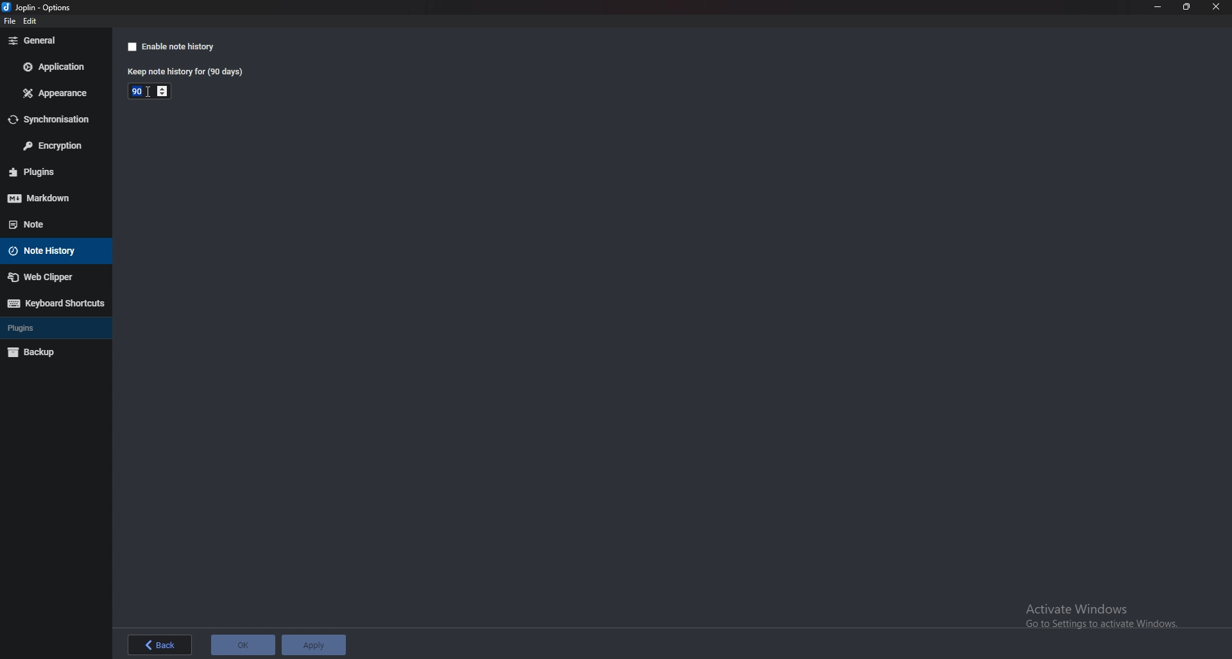  What do you see at coordinates (54, 145) in the screenshot?
I see `Encryption` at bounding box center [54, 145].